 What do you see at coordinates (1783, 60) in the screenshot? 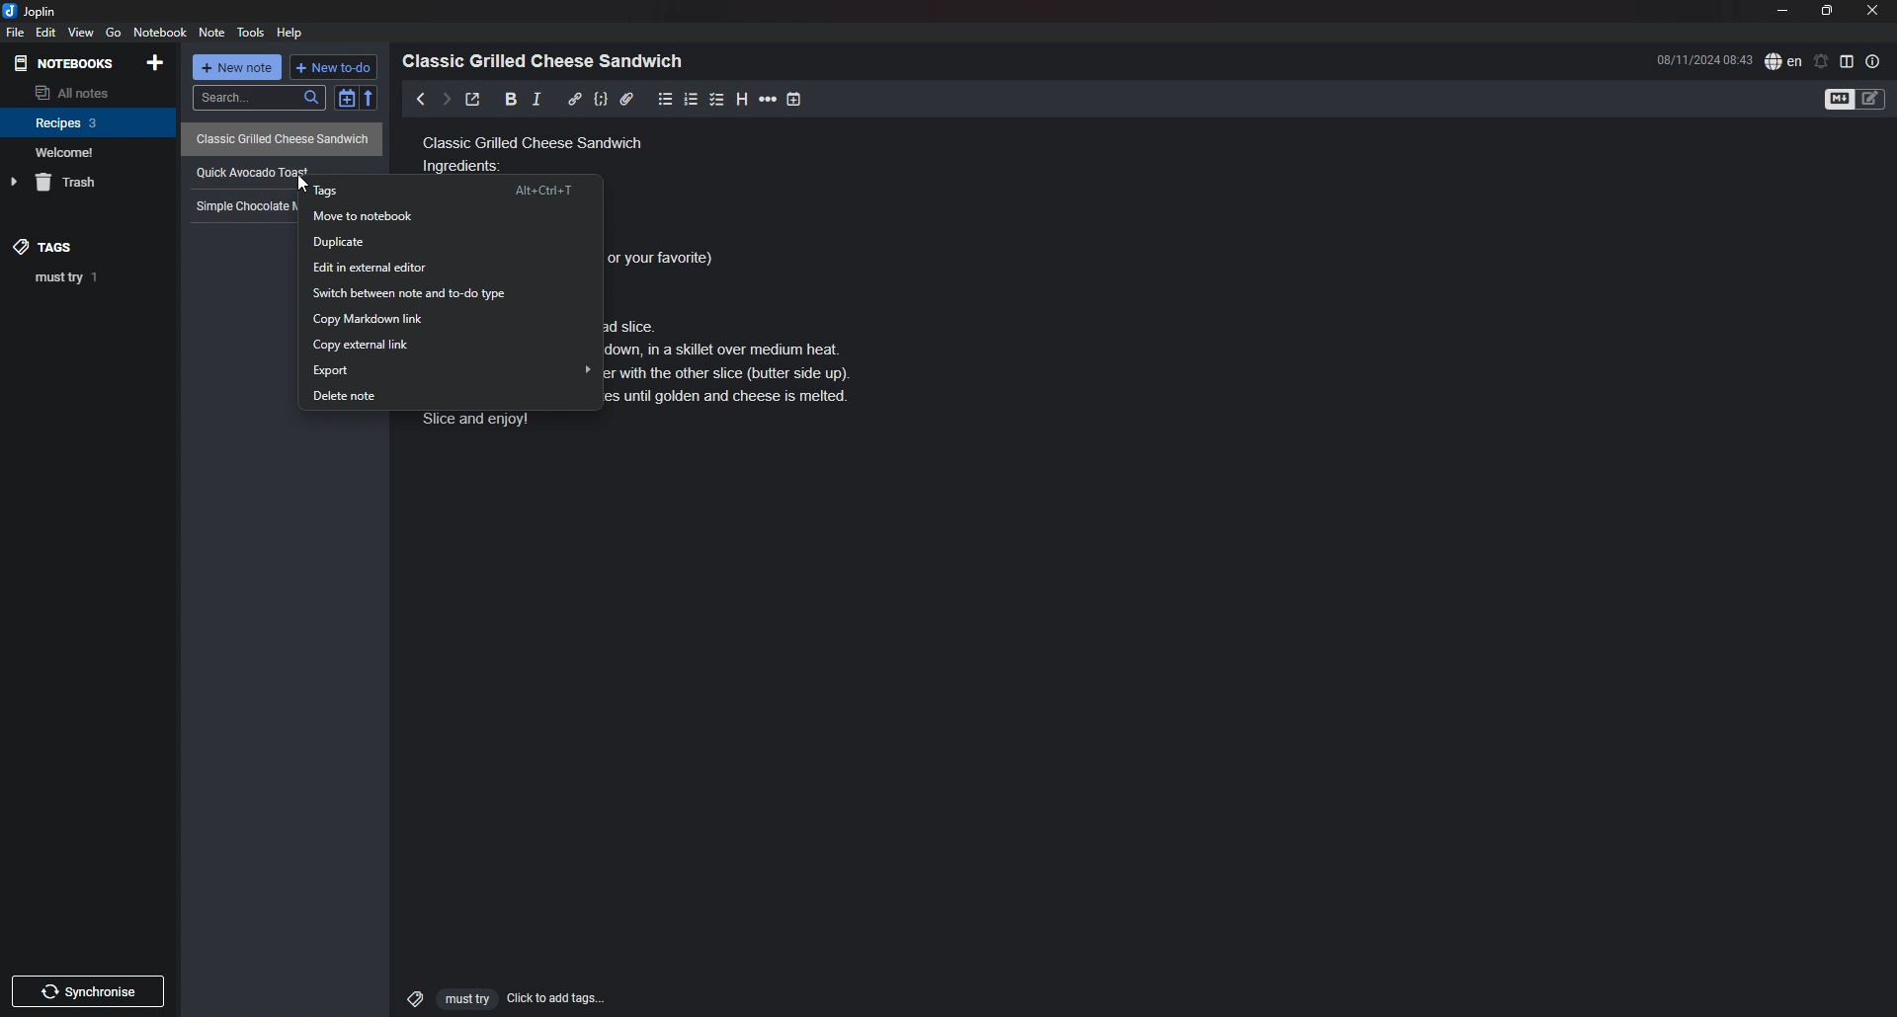
I see `spell check` at bounding box center [1783, 60].